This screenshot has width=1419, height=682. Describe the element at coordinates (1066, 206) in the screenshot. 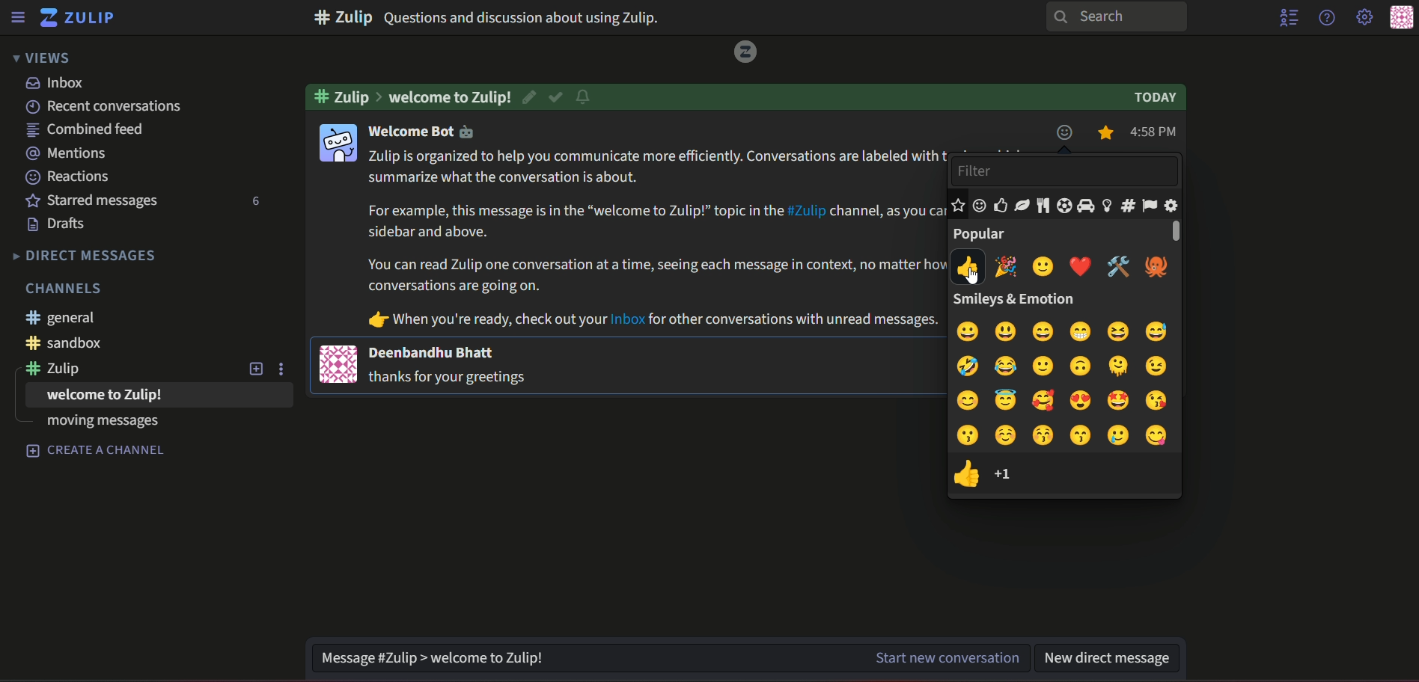

I see `icons` at that location.